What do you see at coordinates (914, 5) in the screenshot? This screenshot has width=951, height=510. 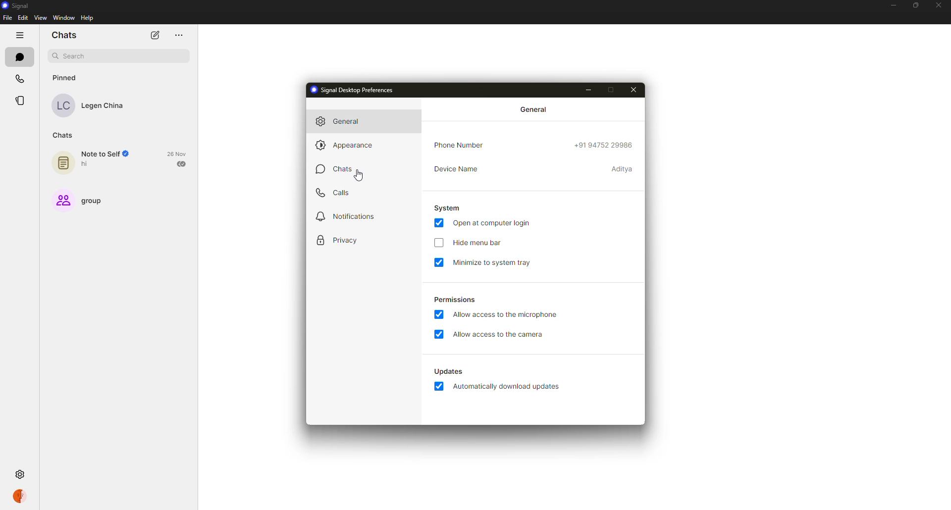 I see `maximize` at bounding box center [914, 5].